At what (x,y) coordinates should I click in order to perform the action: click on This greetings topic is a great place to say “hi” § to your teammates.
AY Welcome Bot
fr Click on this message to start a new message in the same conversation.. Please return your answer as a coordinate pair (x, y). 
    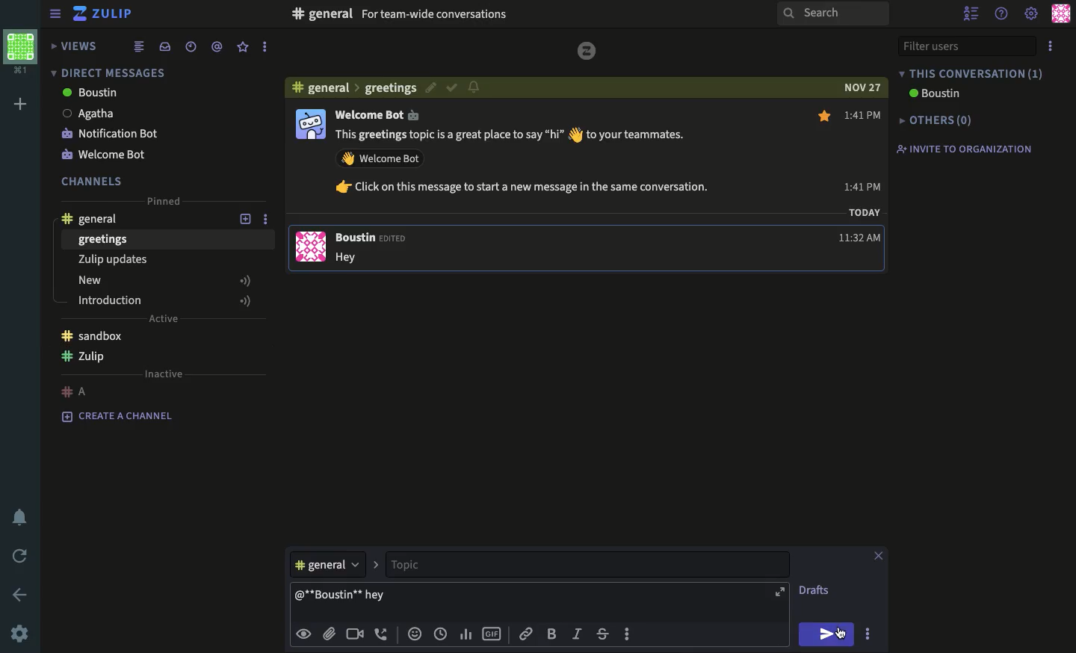
    Looking at the image, I should click on (526, 163).